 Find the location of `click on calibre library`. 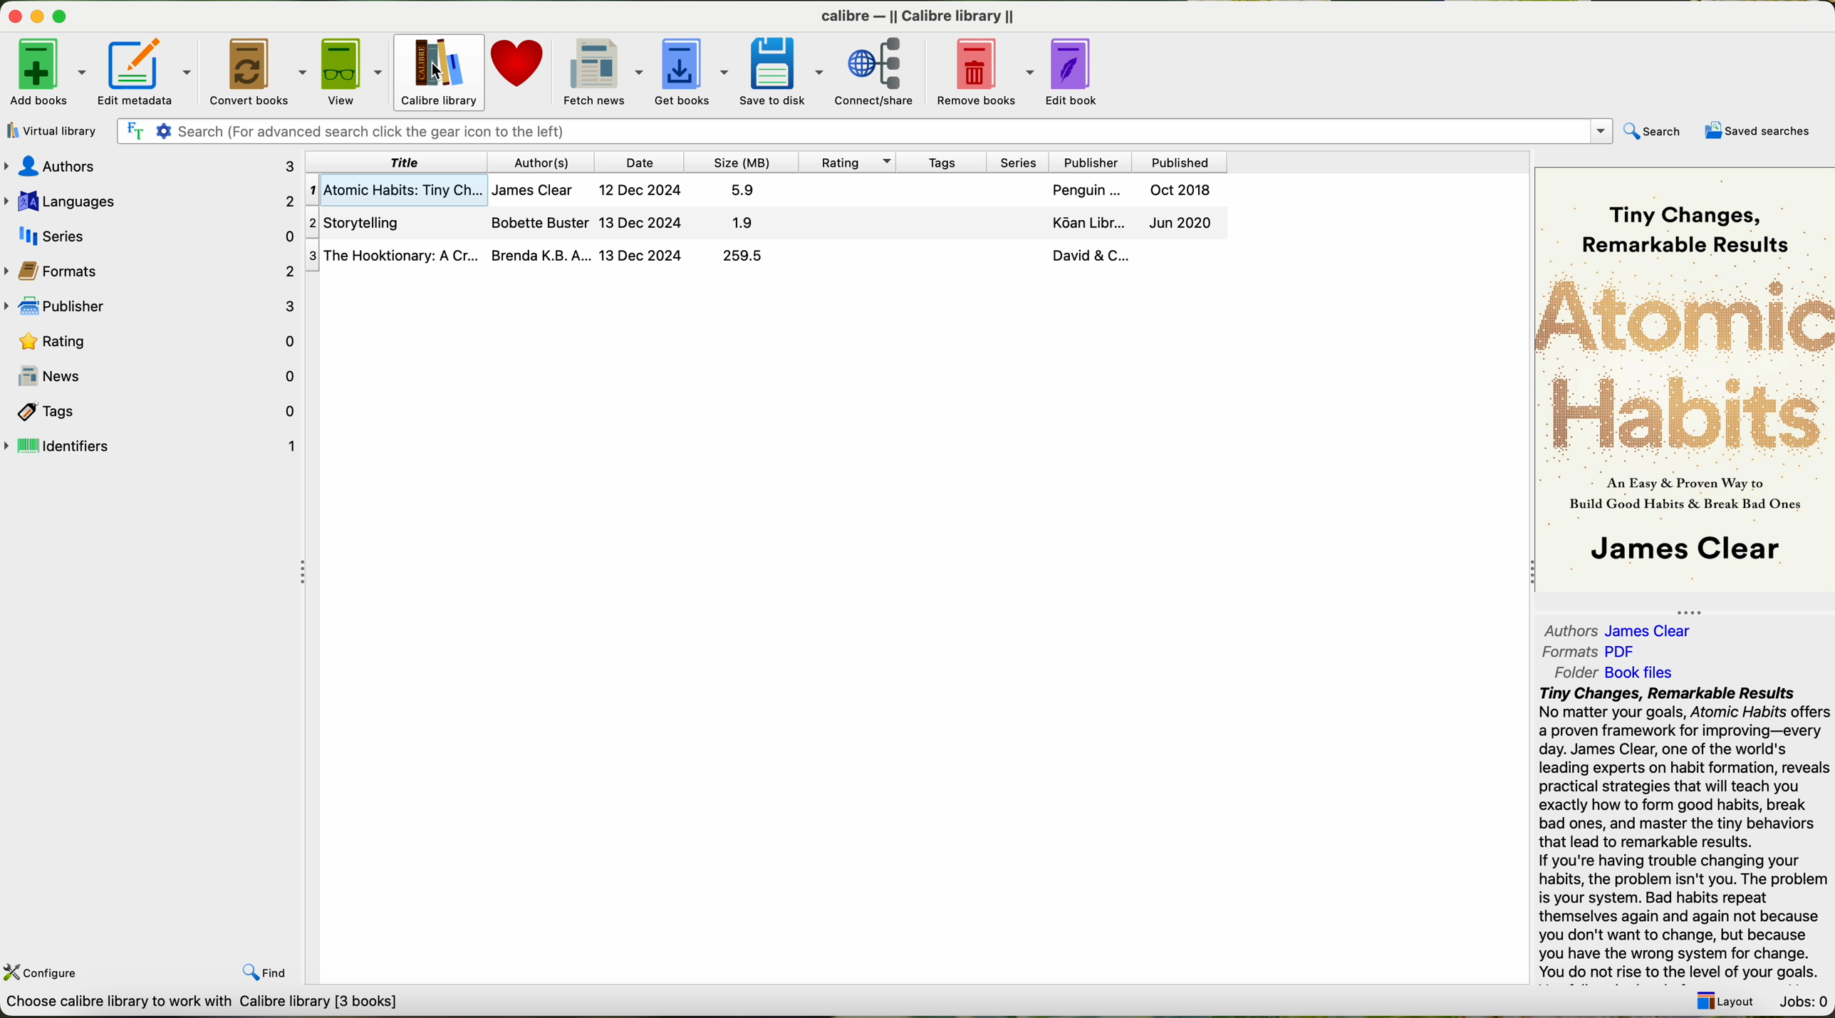

click on calibre library is located at coordinates (437, 72).